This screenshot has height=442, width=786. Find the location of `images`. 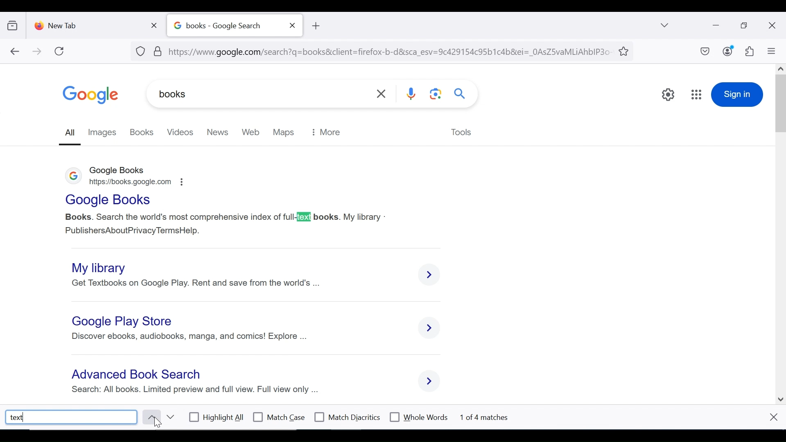

images is located at coordinates (104, 132).